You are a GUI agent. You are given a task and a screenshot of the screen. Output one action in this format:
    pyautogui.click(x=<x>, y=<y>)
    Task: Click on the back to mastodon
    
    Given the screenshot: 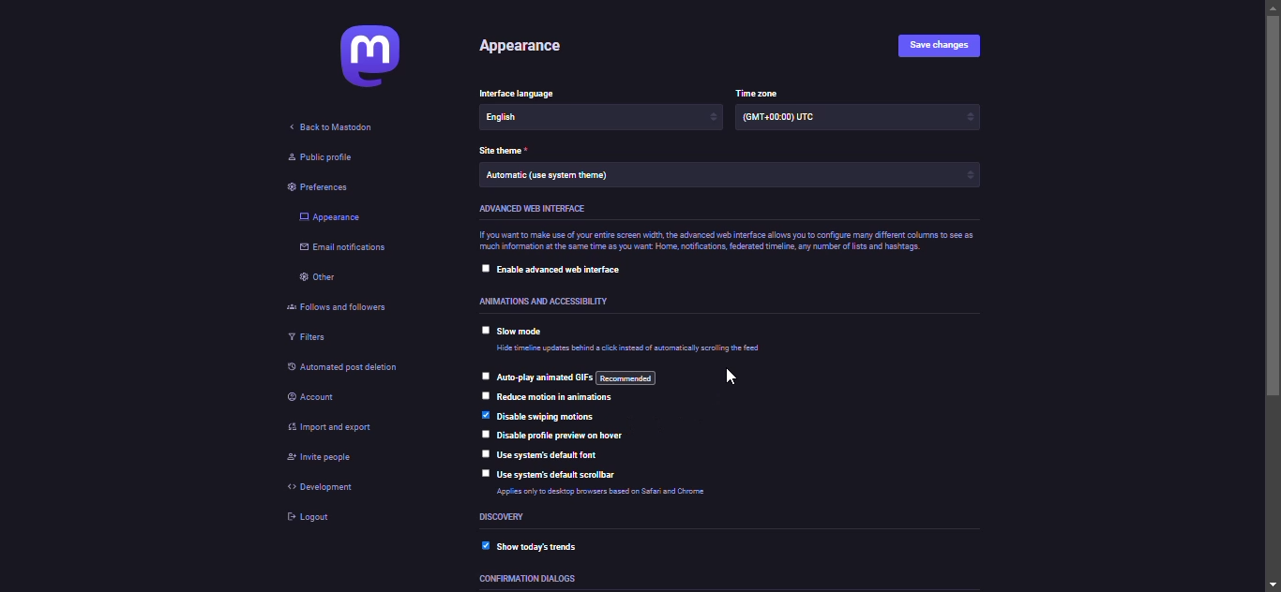 What is the action you would take?
    pyautogui.click(x=333, y=127)
    